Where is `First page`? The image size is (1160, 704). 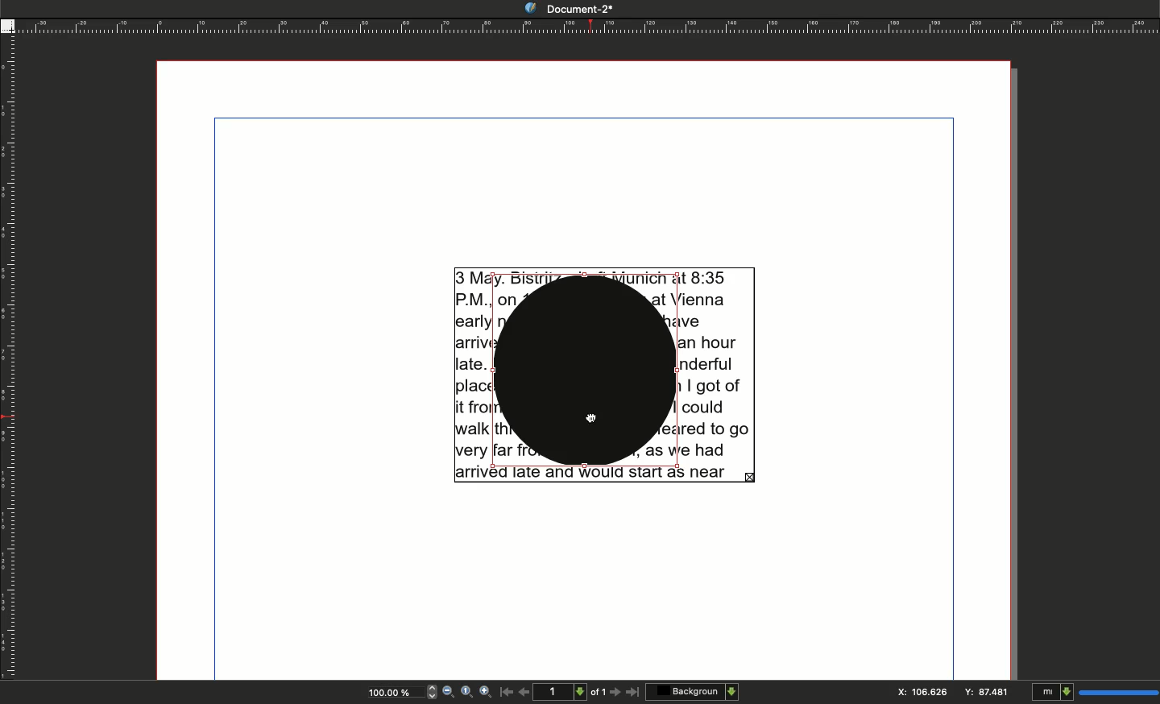 First page is located at coordinates (505, 694).